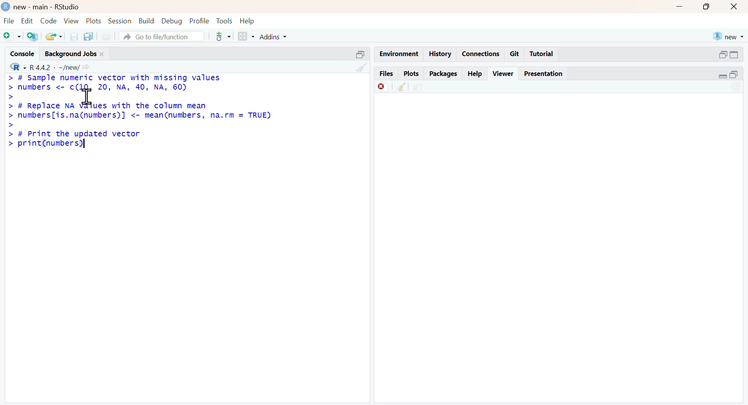 This screenshot has width=748, height=405. I want to click on minimise, so click(680, 6).